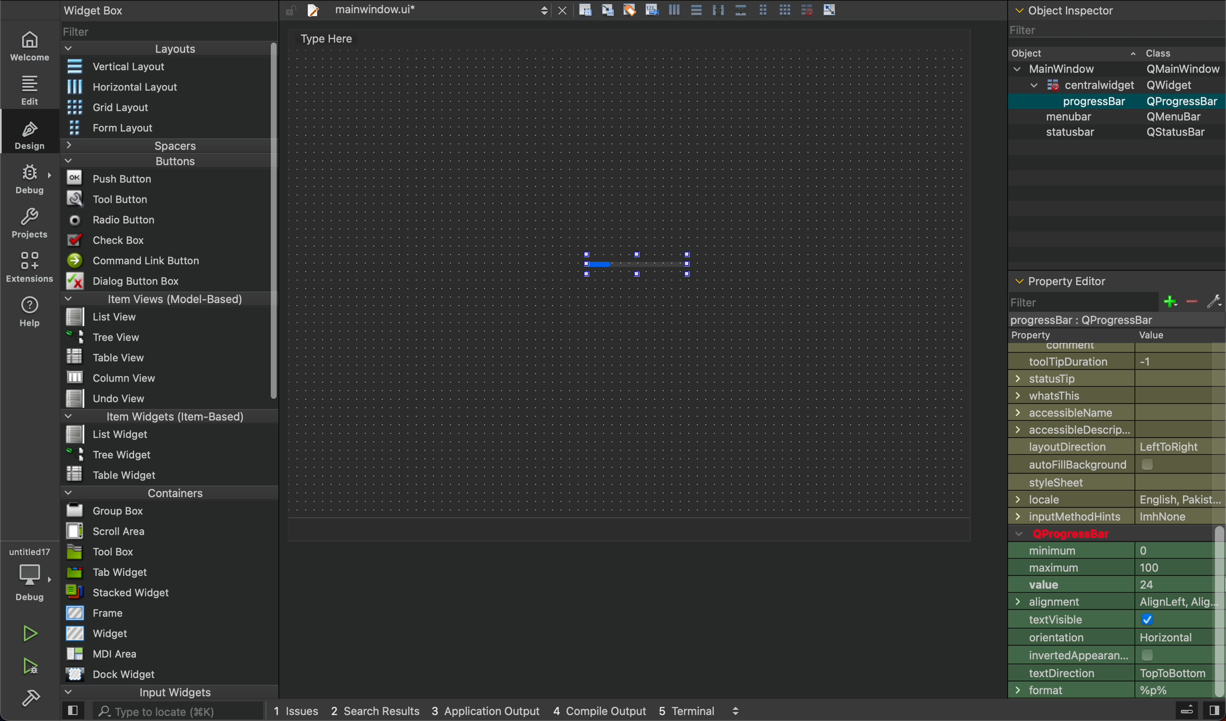  What do you see at coordinates (30, 266) in the screenshot?
I see `extension` at bounding box center [30, 266].